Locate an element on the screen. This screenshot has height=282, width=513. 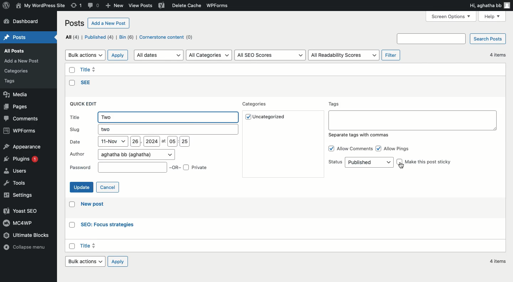
Plugins is located at coordinates (23, 161).